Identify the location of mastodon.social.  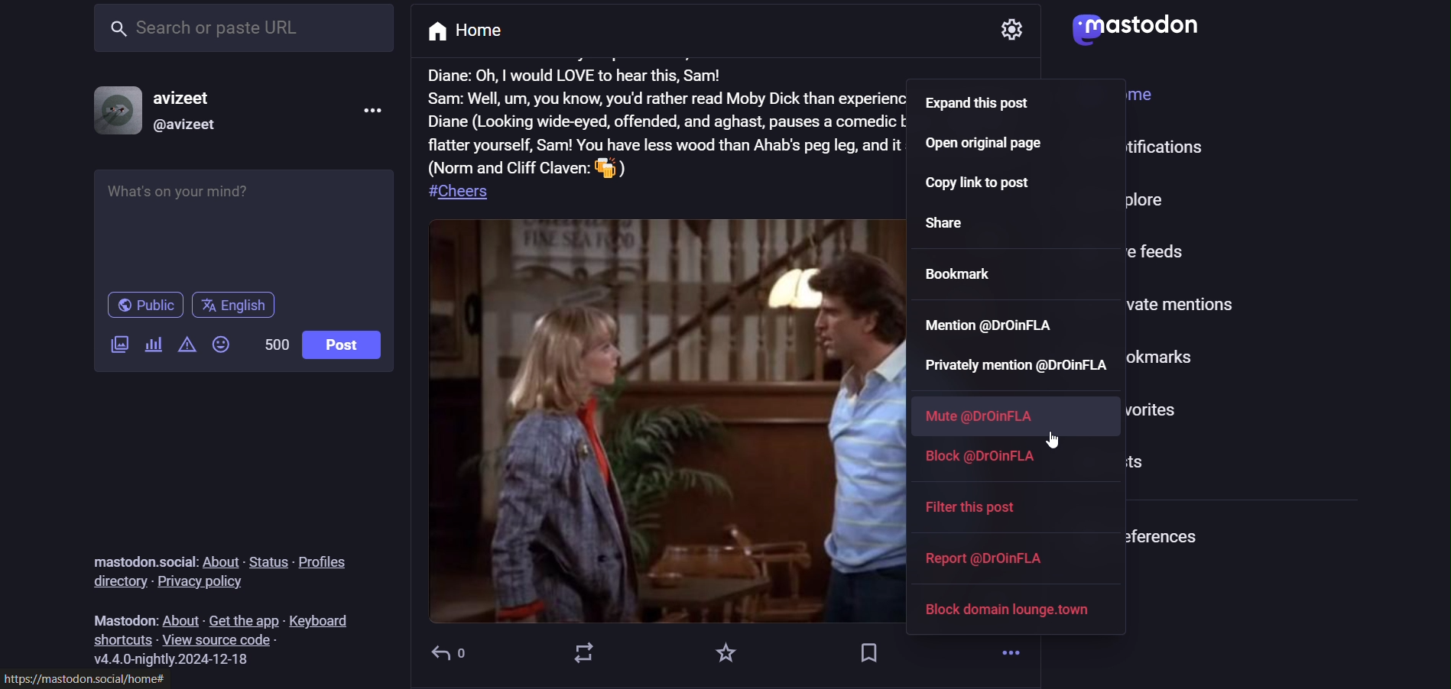
(138, 555).